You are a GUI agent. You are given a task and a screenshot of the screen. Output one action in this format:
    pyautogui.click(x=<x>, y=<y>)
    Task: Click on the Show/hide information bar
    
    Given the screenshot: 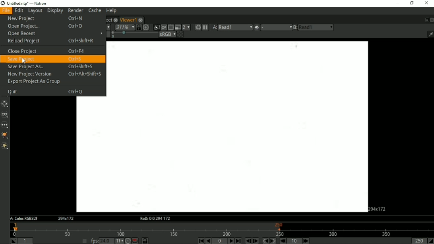 What is the action you would take?
    pyautogui.click(x=430, y=35)
    